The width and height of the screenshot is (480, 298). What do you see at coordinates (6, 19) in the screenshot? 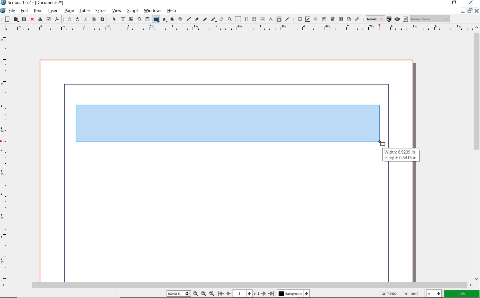
I see `new` at bounding box center [6, 19].